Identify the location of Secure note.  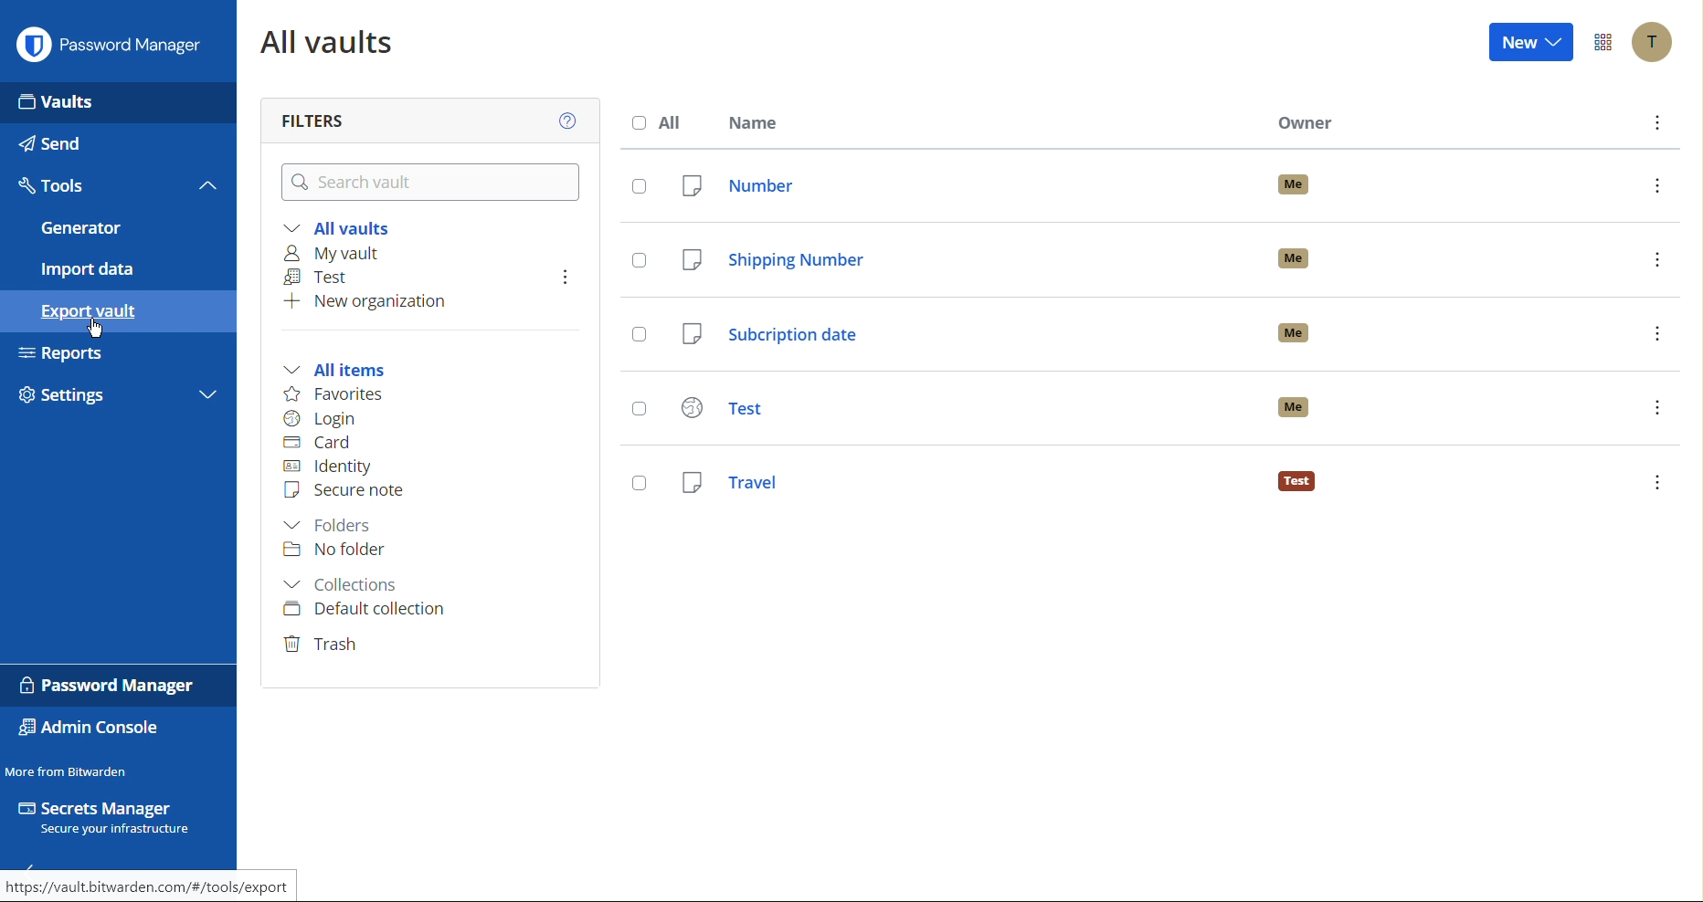
(350, 492).